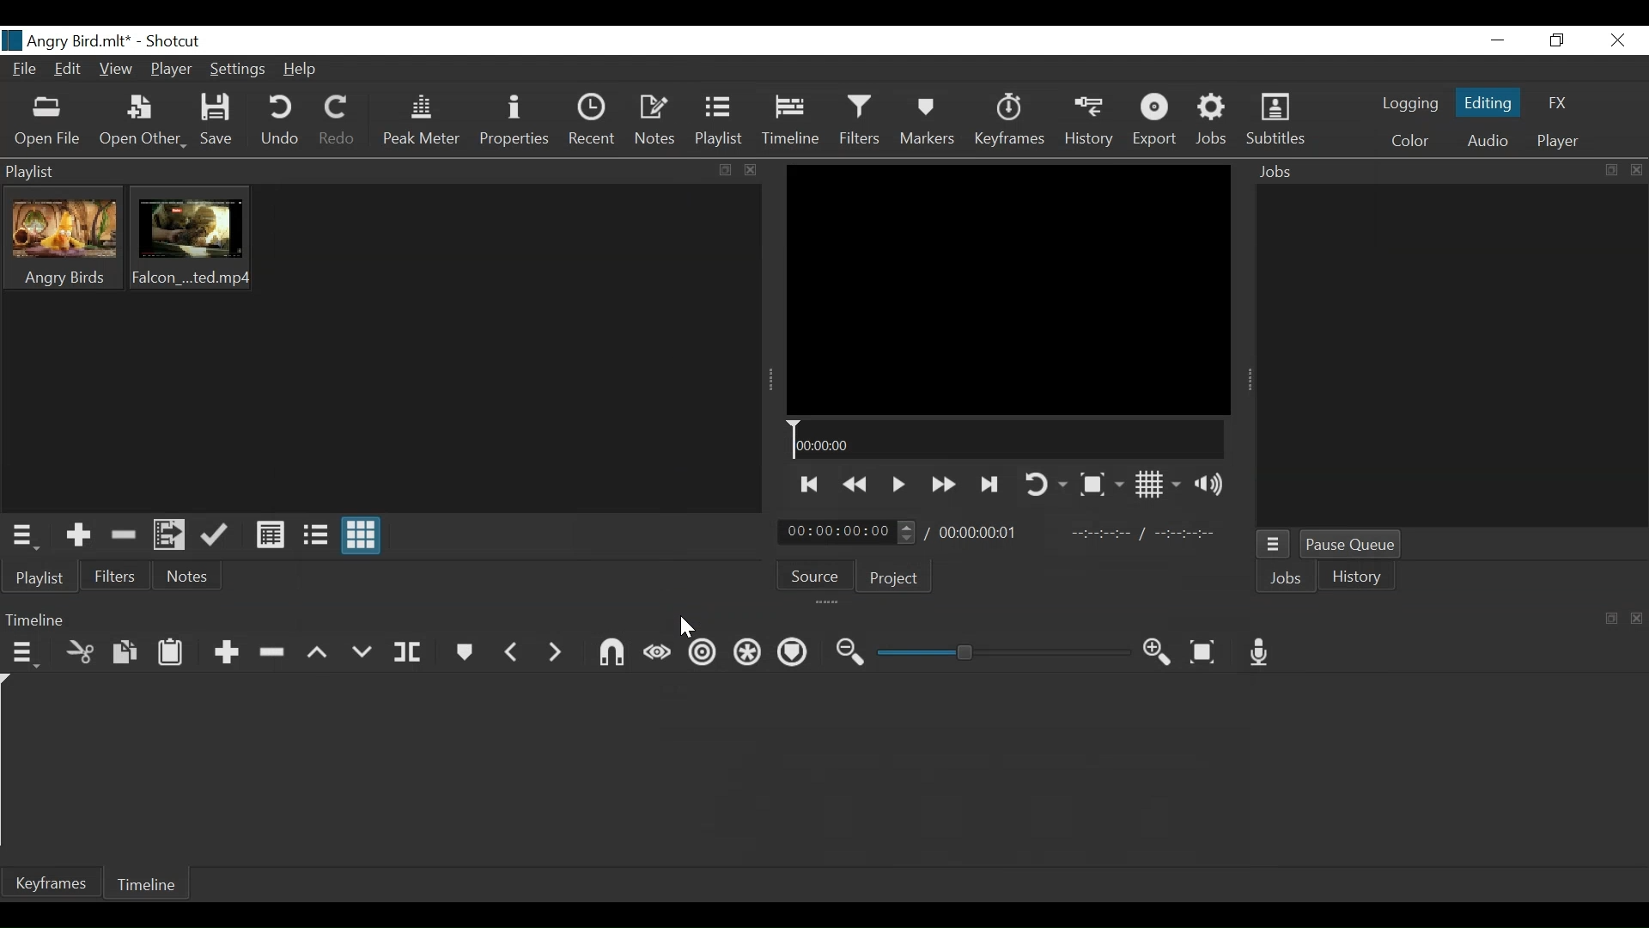 The height and width of the screenshot is (928, 1649). Describe the element at coordinates (362, 655) in the screenshot. I see `Overwrite` at that location.